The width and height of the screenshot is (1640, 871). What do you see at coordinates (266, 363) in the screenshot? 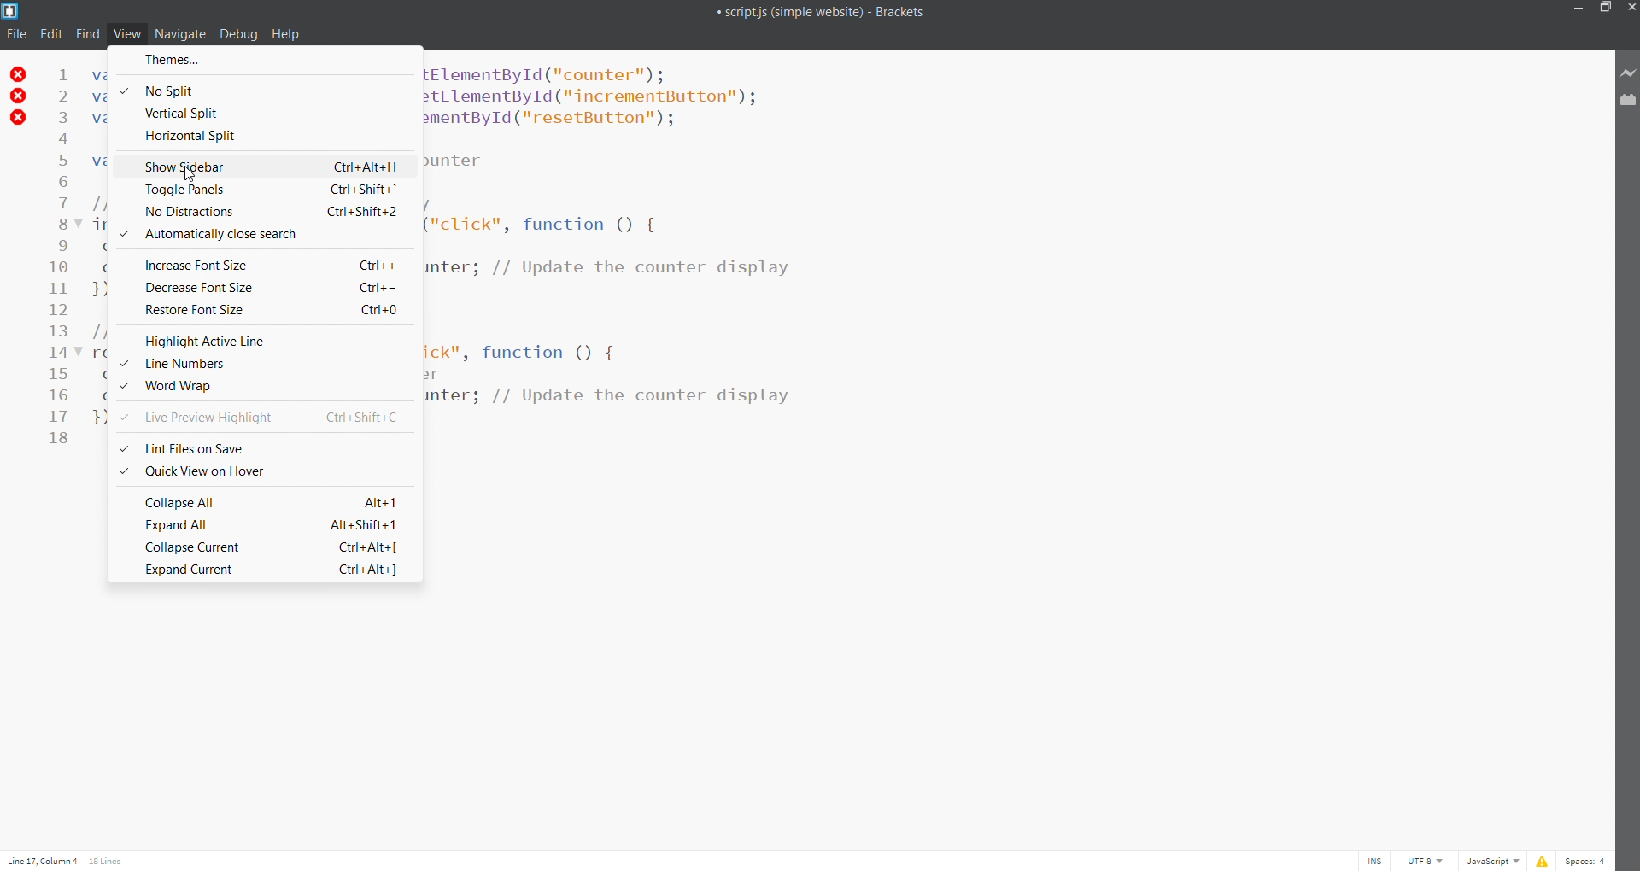
I see `line numbers` at bounding box center [266, 363].